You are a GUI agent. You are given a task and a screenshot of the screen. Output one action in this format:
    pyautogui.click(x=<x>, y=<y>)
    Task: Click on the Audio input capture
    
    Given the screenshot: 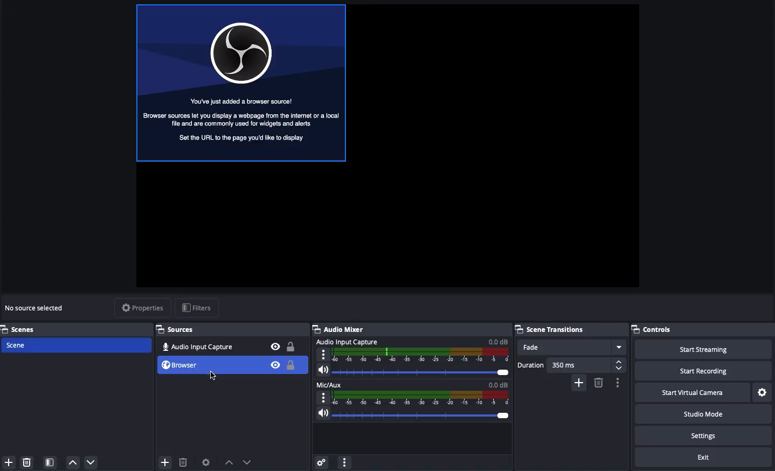 What is the action you would take?
    pyautogui.click(x=412, y=350)
    